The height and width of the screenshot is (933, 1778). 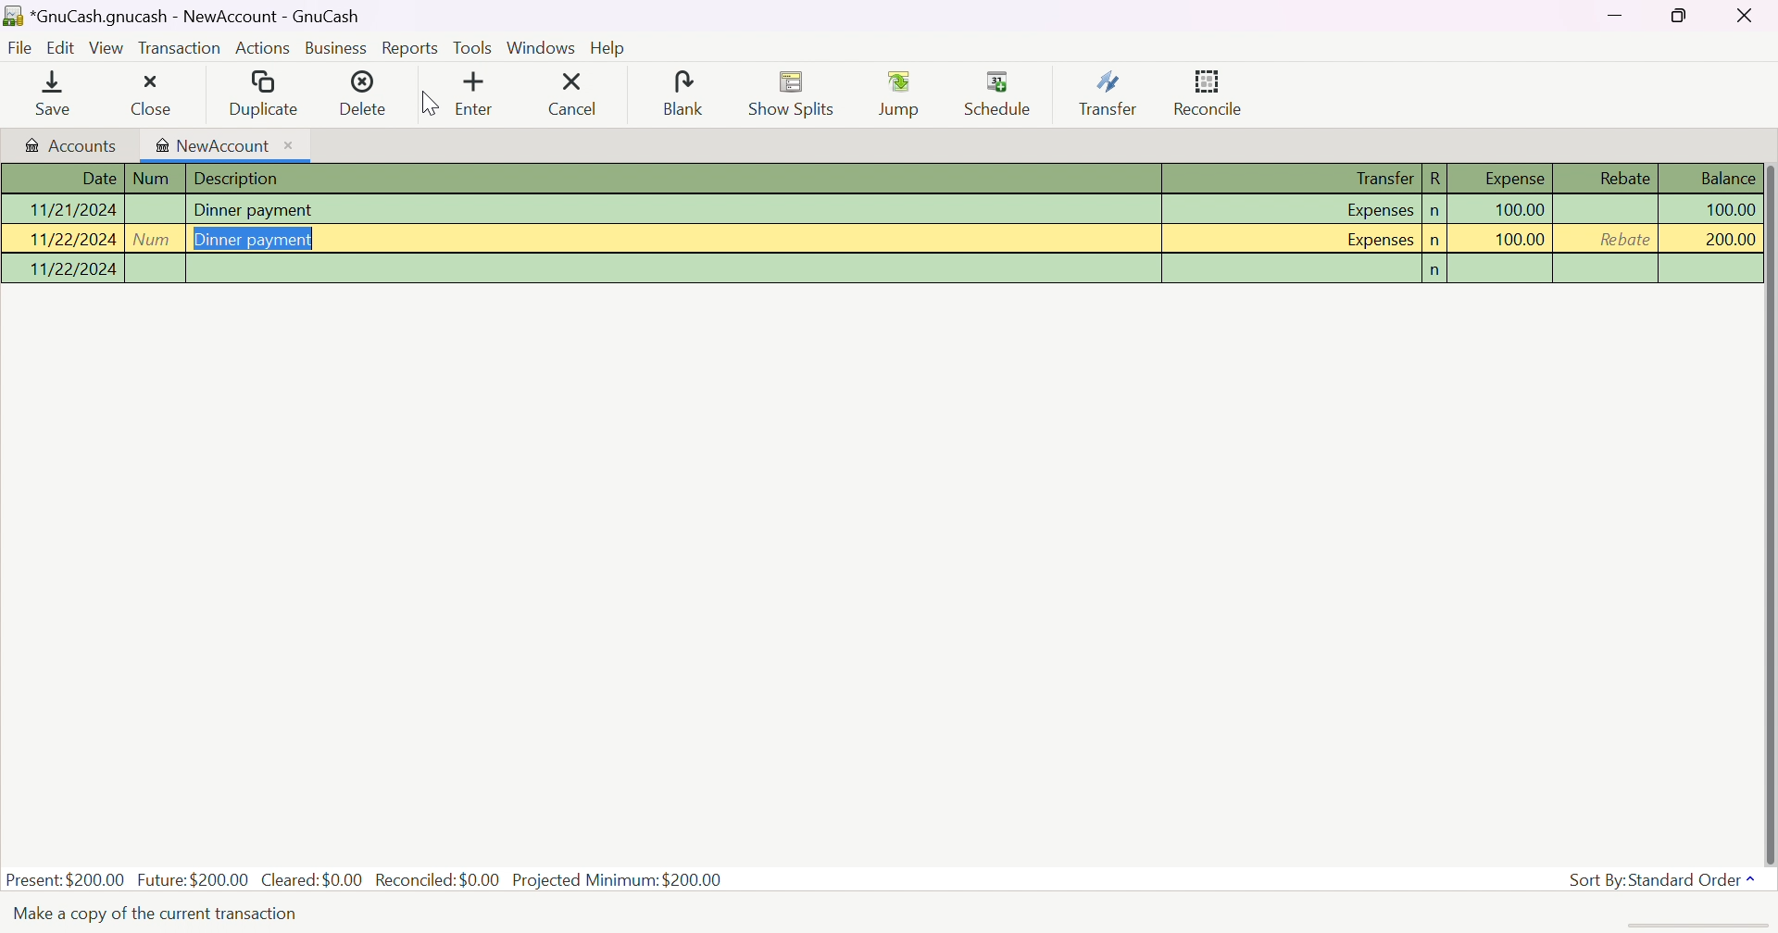 I want to click on n, so click(x=1432, y=213).